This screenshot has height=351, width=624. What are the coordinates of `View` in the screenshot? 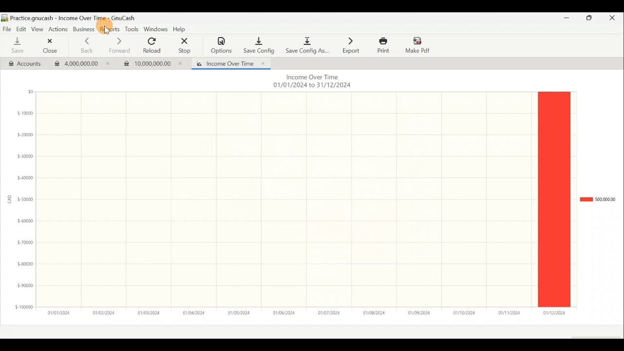 It's located at (37, 28).